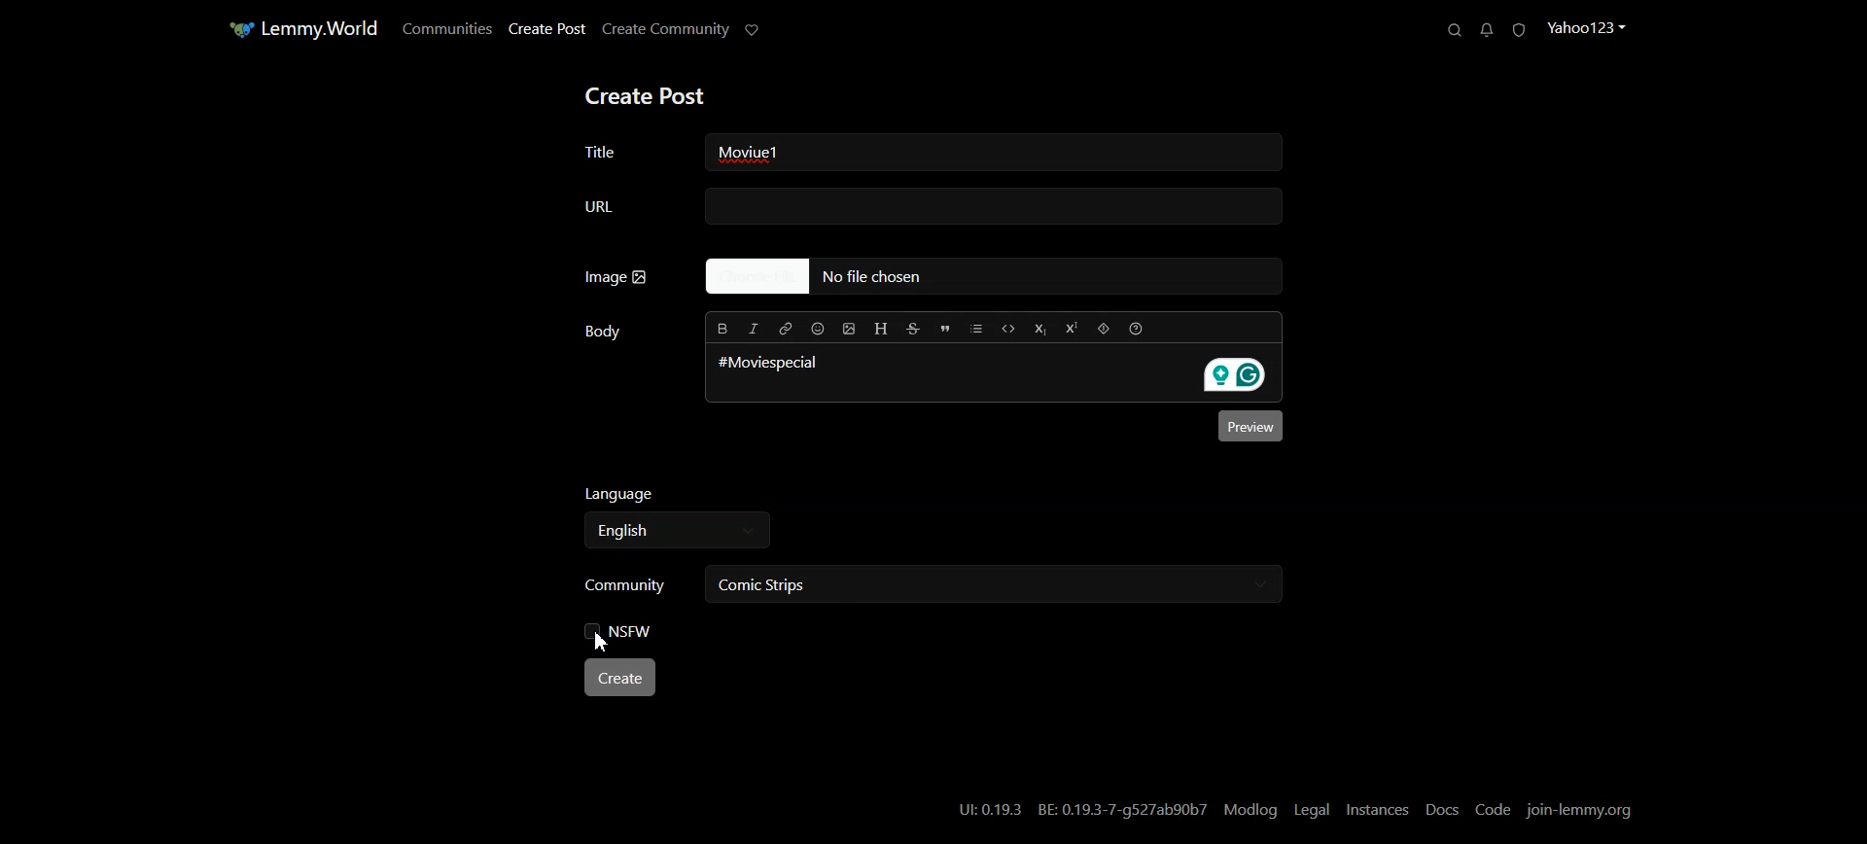 The height and width of the screenshot is (844, 1867). I want to click on Header, so click(885, 329).